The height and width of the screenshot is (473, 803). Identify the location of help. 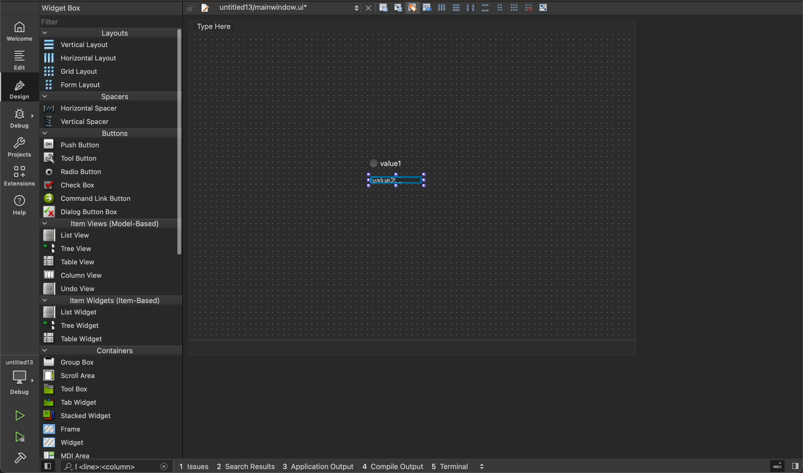
(18, 207).